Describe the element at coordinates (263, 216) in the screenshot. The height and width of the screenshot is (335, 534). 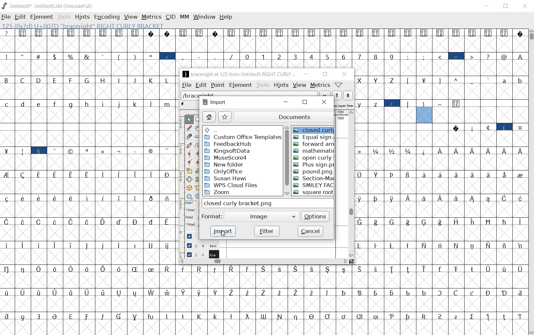
I see `image` at that location.